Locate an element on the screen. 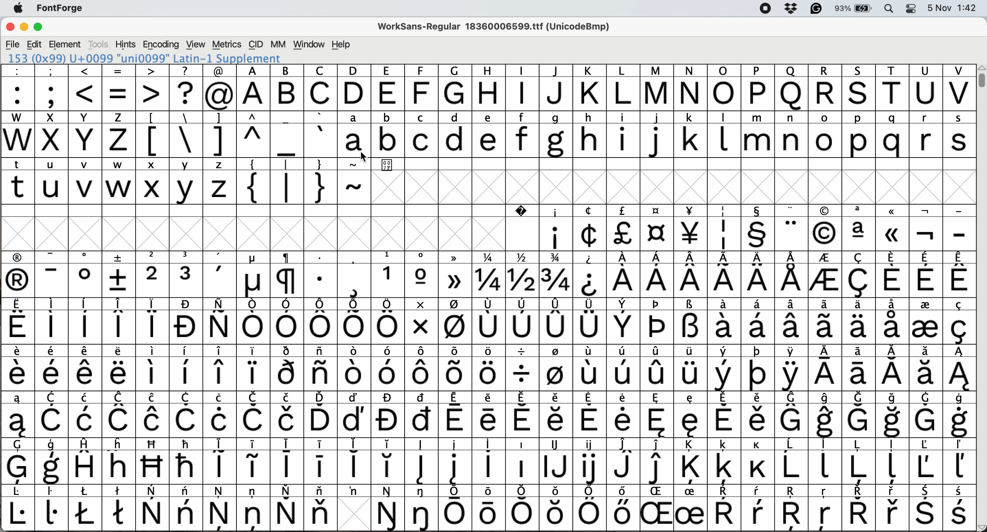 The image size is (987, 532). symbol is located at coordinates (253, 460).